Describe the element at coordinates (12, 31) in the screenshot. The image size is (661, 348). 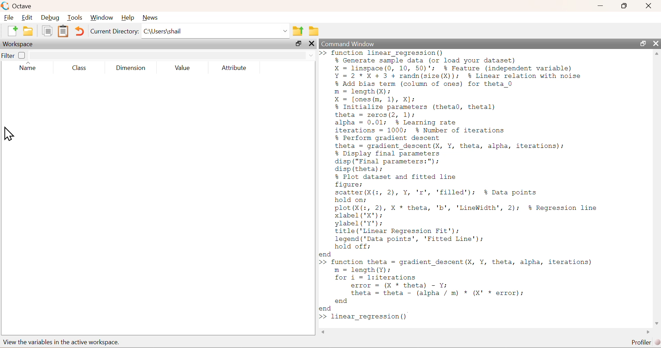
I see `new document` at that location.